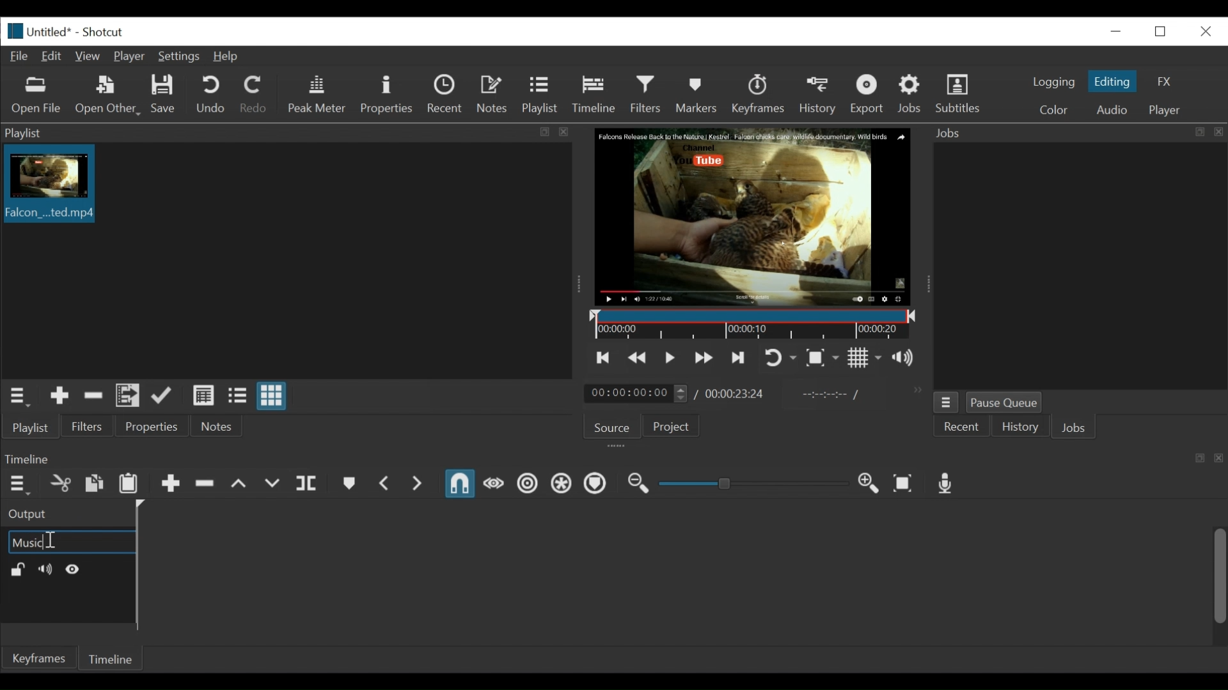 The width and height of the screenshot is (1228, 690). What do you see at coordinates (106, 32) in the screenshot?
I see `Shotxcut` at bounding box center [106, 32].